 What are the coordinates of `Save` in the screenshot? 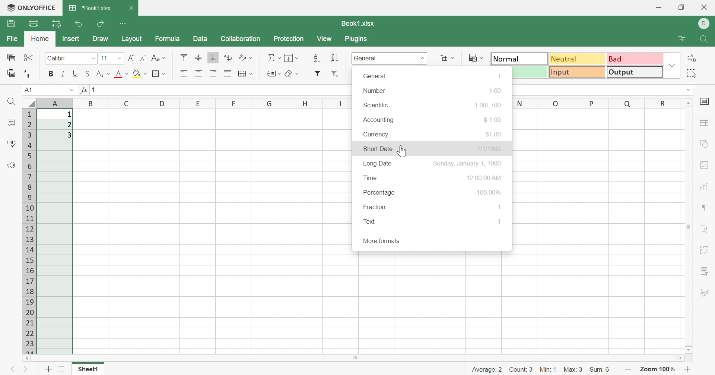 It's located at (11, 23).